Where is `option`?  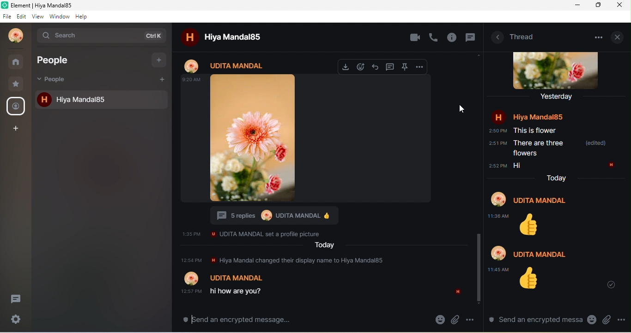 option is located at coordinates (421, 65).